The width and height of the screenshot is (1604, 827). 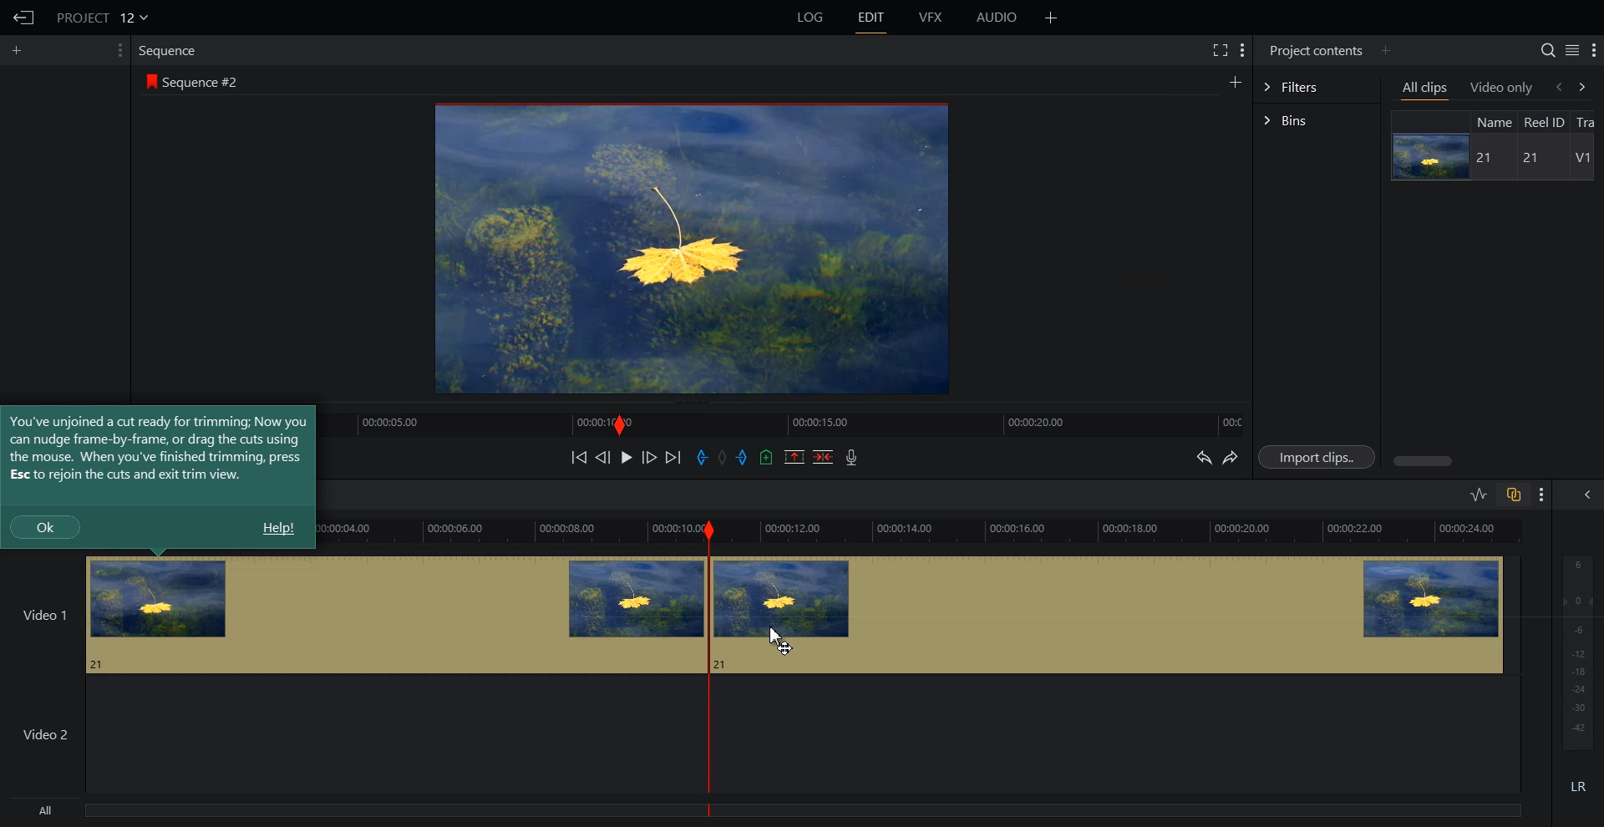 I want to click on Move Backward, so click(x=578, y=457).